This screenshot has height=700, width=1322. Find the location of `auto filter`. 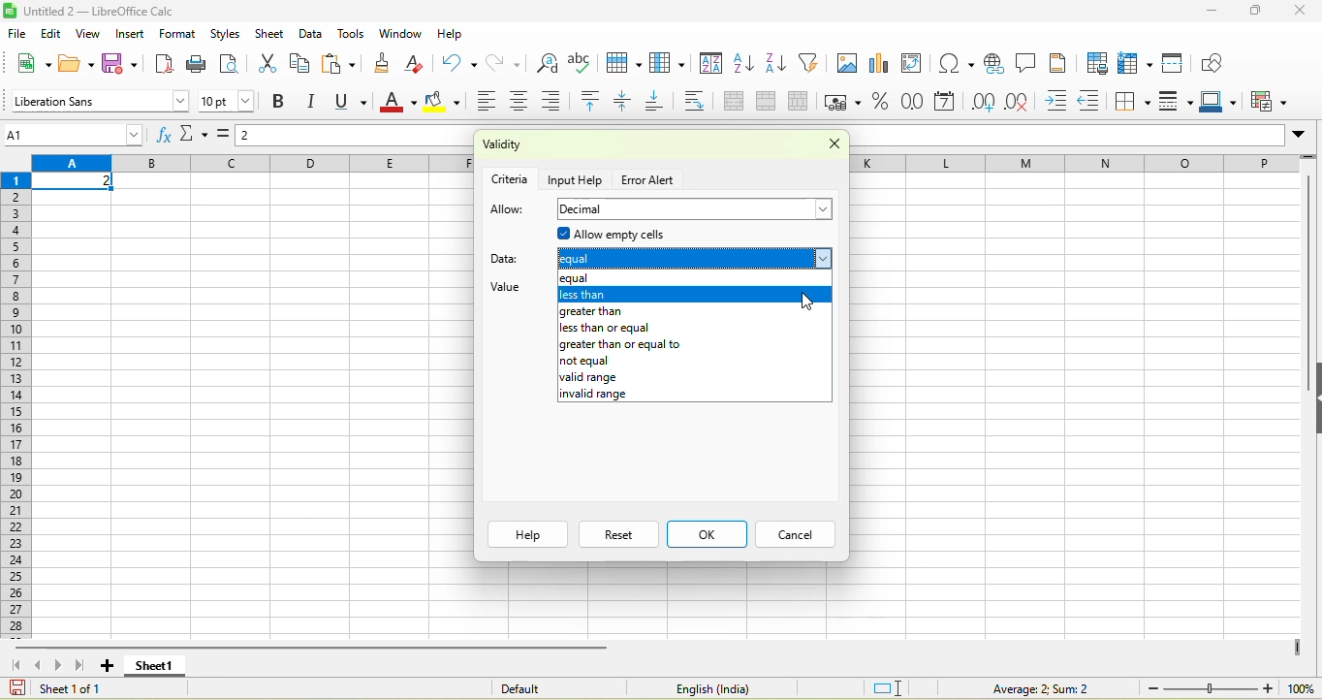

auto filter is located at coordinates (812, 62).